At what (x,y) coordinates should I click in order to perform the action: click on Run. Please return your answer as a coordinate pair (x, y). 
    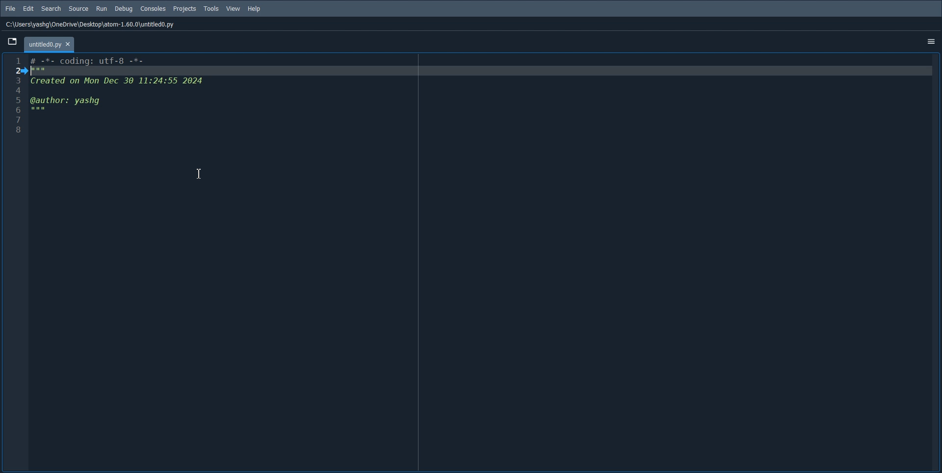
    Looking at the image, I should click on (102, 9).